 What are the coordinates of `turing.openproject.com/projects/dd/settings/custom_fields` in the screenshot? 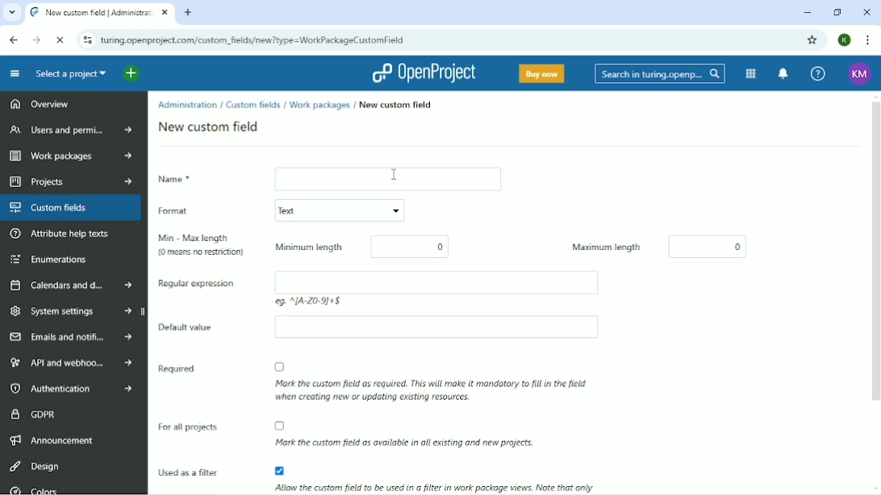 It's located at (256, 41).